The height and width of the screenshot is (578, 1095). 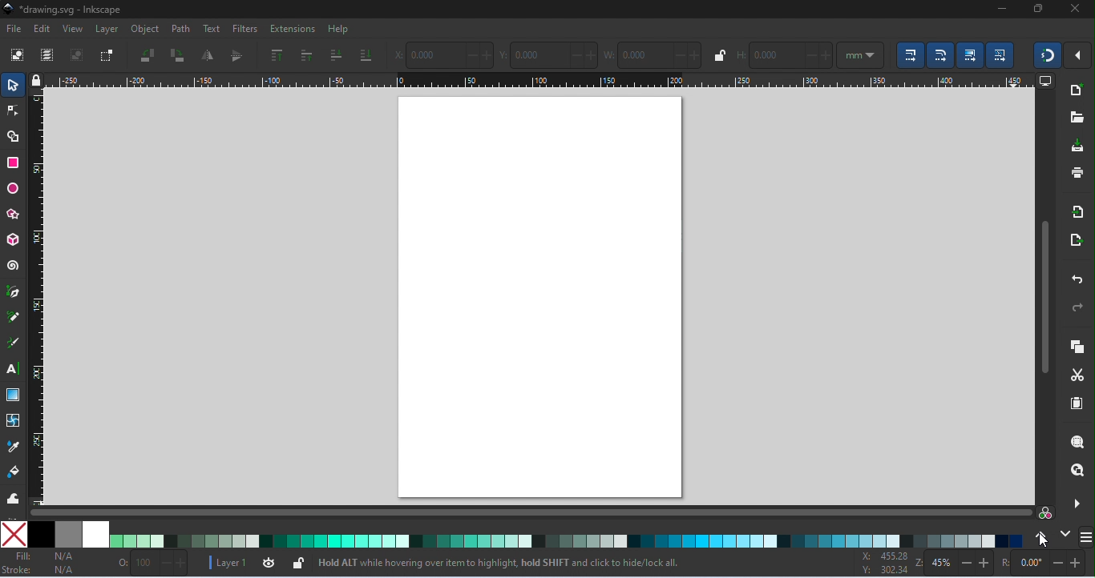 What do you see at coordinates (1076, 91) in the screenshot?
I see `new` at bounding box center [1076, 91].